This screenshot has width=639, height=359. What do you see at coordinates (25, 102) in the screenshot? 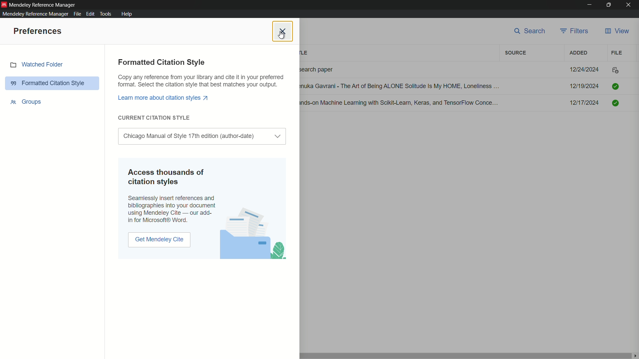
I see `groups` at bounding box center [25, 102].